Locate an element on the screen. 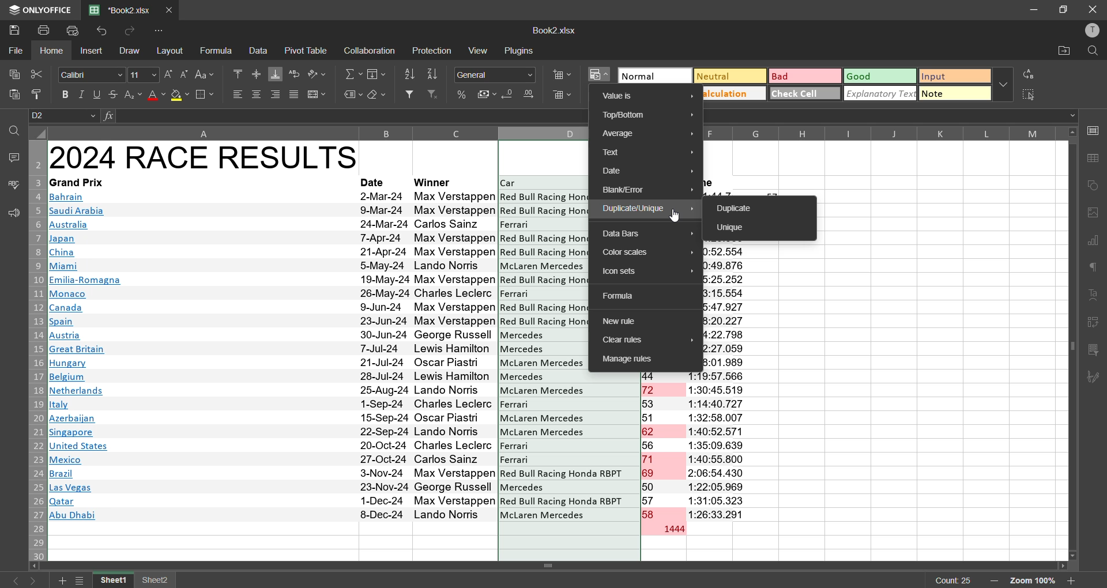  good is located at coordinates (880, 76).